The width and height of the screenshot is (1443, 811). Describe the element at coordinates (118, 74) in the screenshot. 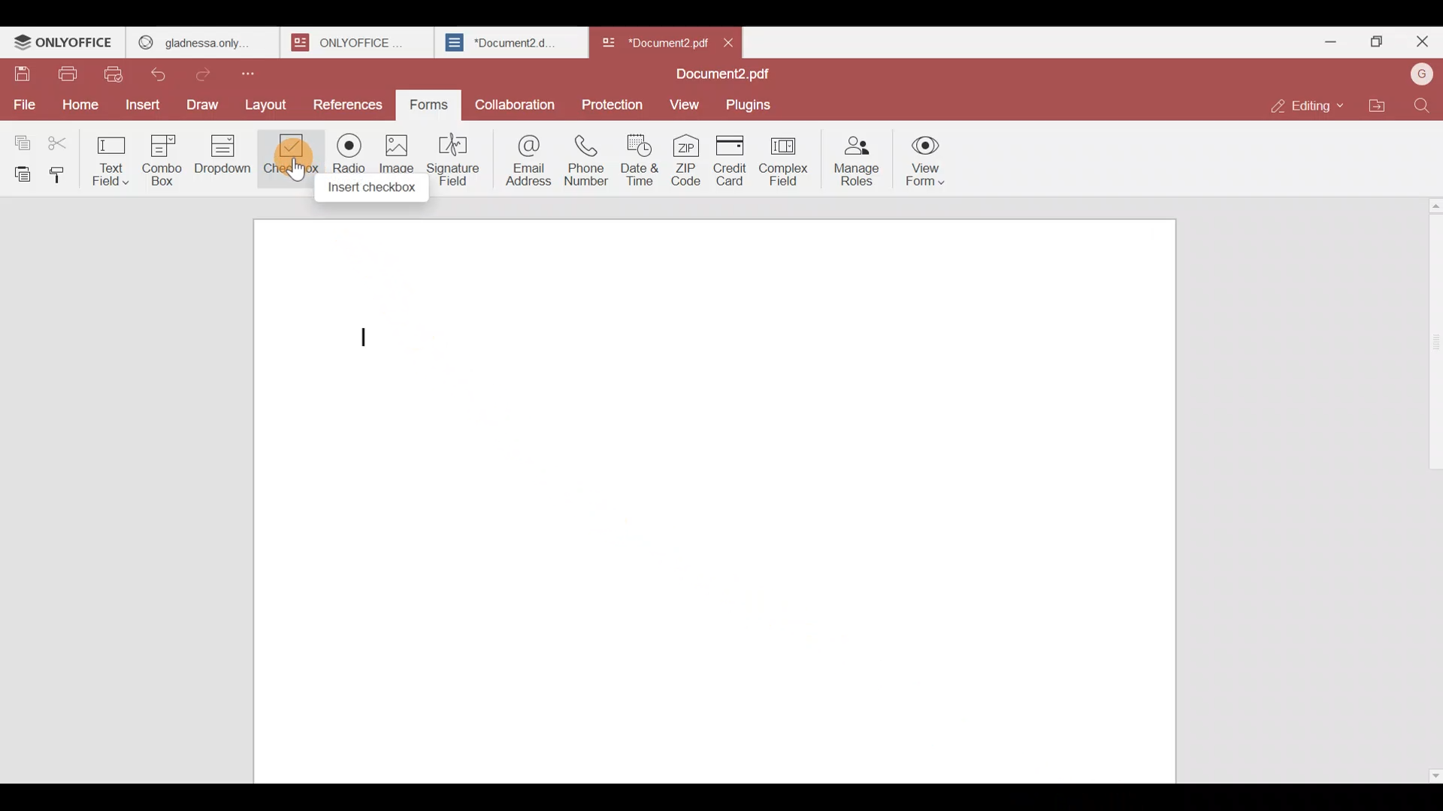

I see `Quick print` at that location.